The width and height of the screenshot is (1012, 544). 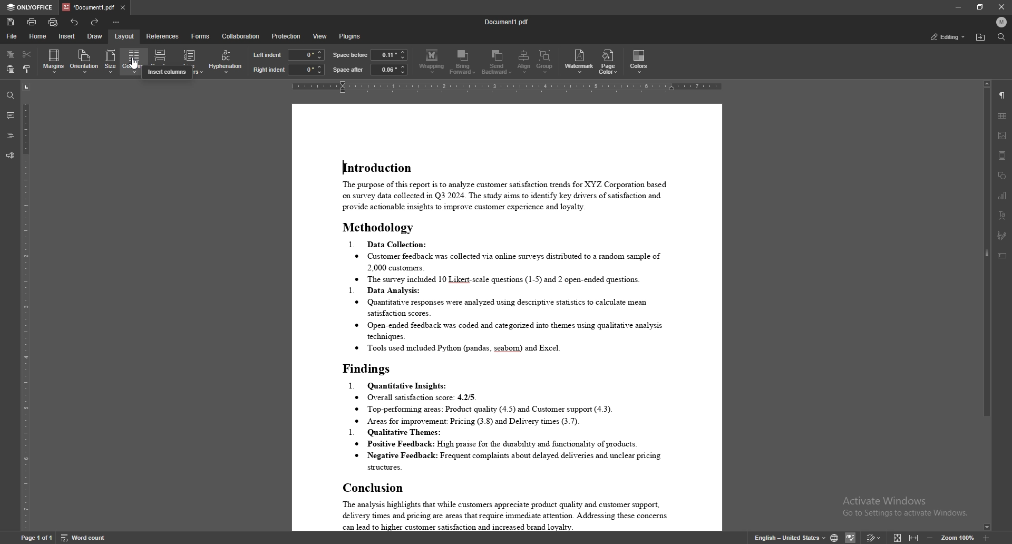 What do you see at coordinates (11, 69) in the screenshot?
I see `paste` at bounding box center [11, 69].